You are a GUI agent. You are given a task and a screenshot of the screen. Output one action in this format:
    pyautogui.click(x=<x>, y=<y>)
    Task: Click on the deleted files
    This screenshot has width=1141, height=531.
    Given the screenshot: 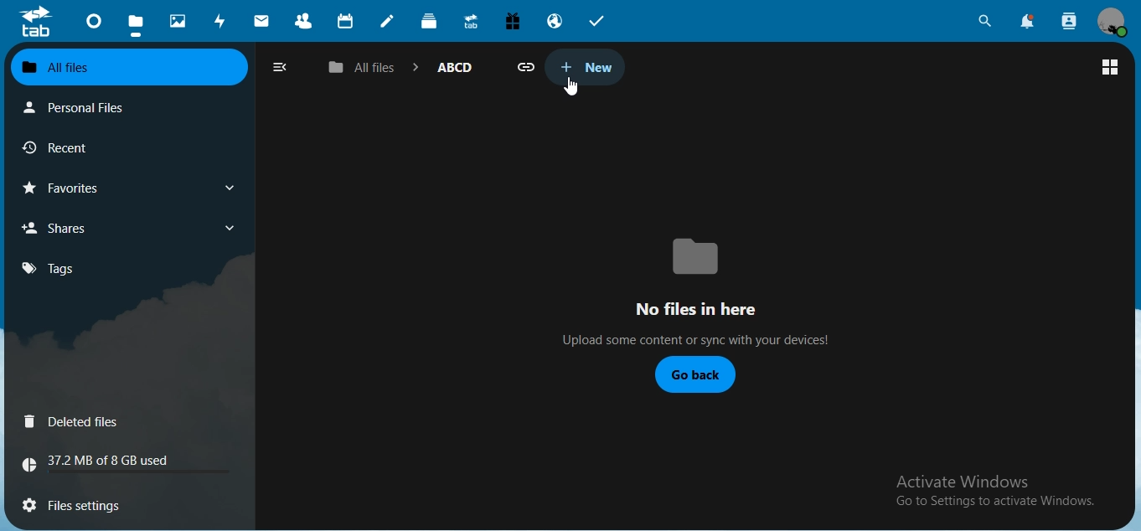 What is the action you would take?
    pyautogui.click(x=75, y=422)
    